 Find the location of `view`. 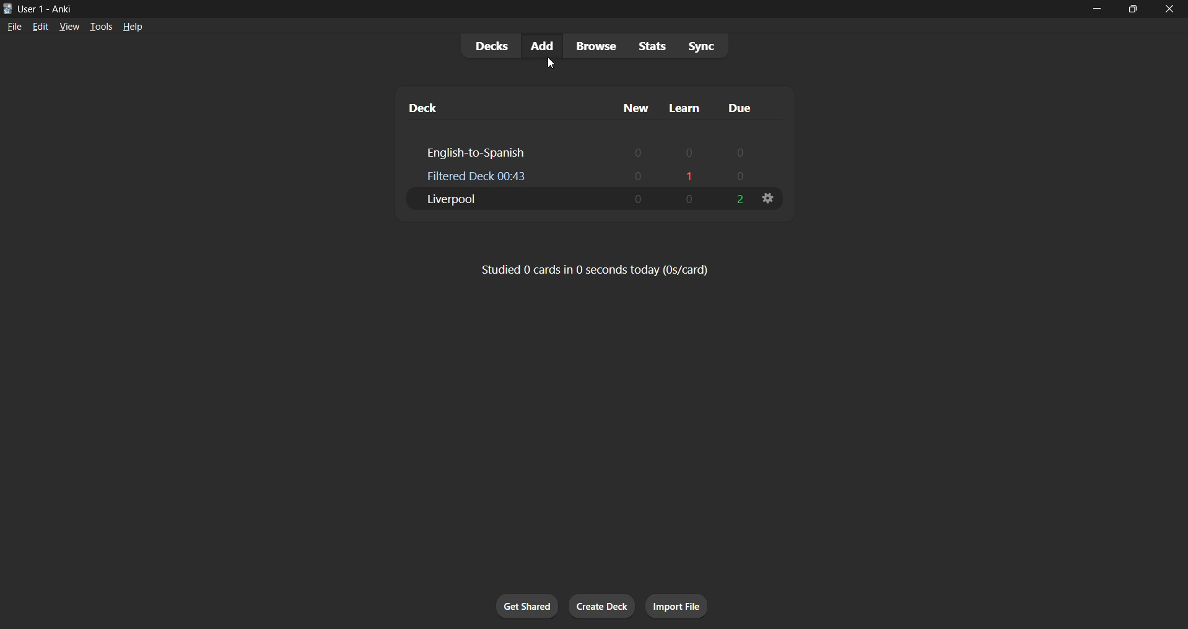

view is located at coordinates (71, 25).